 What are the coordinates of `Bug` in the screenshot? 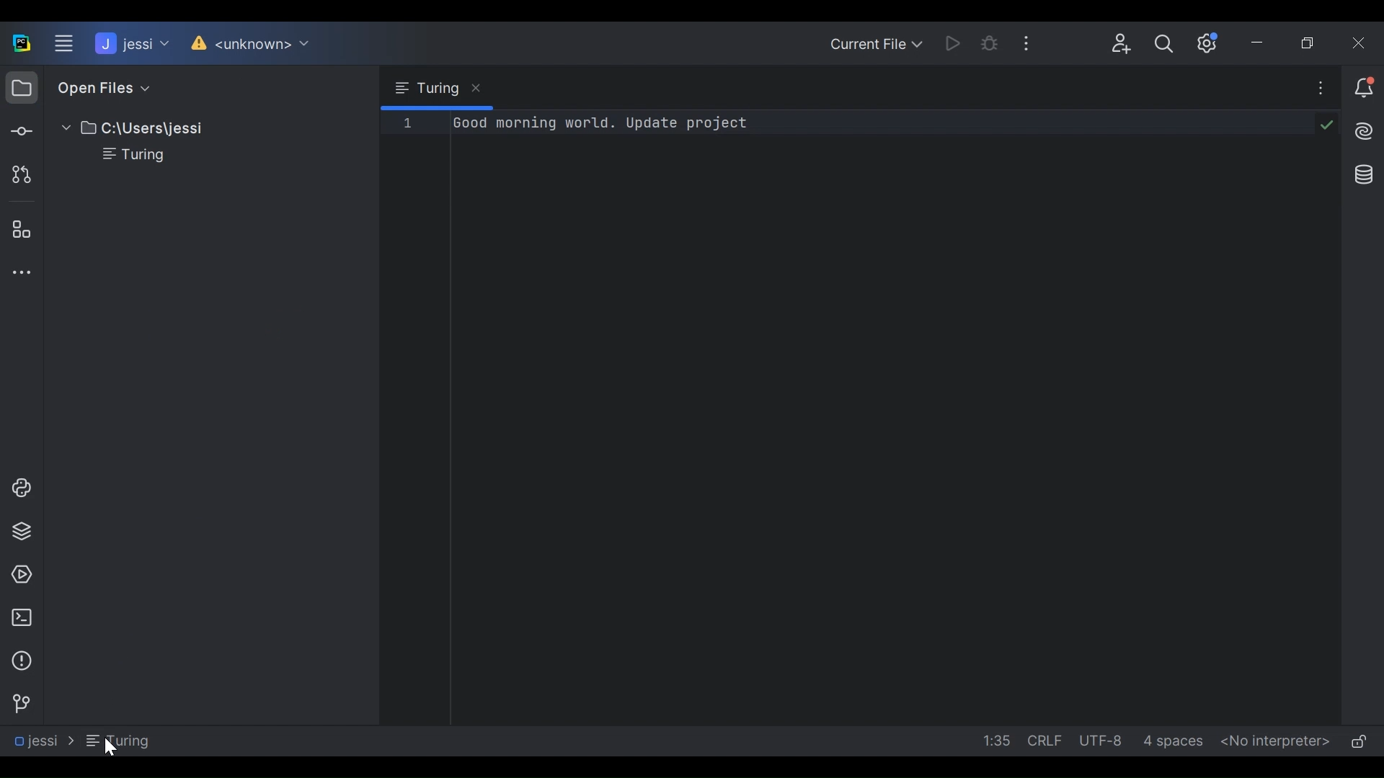 It's located at (990, 42).